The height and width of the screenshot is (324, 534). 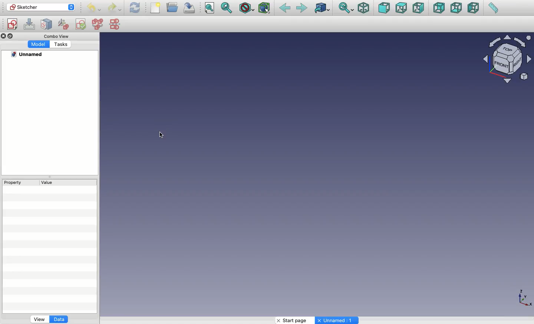 I want to click on Model, so click(x=39, y=45).